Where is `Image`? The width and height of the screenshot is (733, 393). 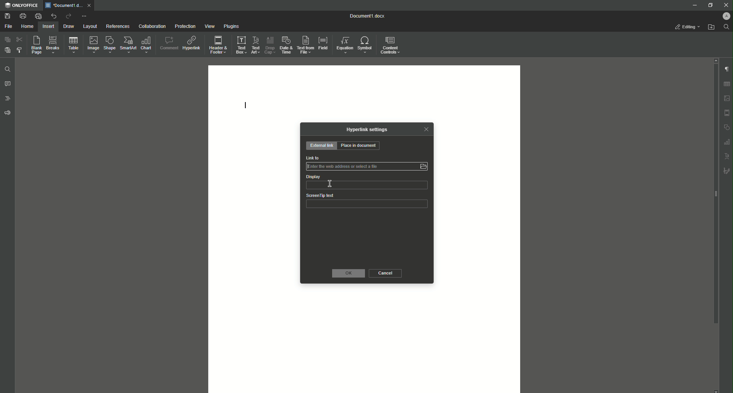 Image is located at coordinates (94, 45).